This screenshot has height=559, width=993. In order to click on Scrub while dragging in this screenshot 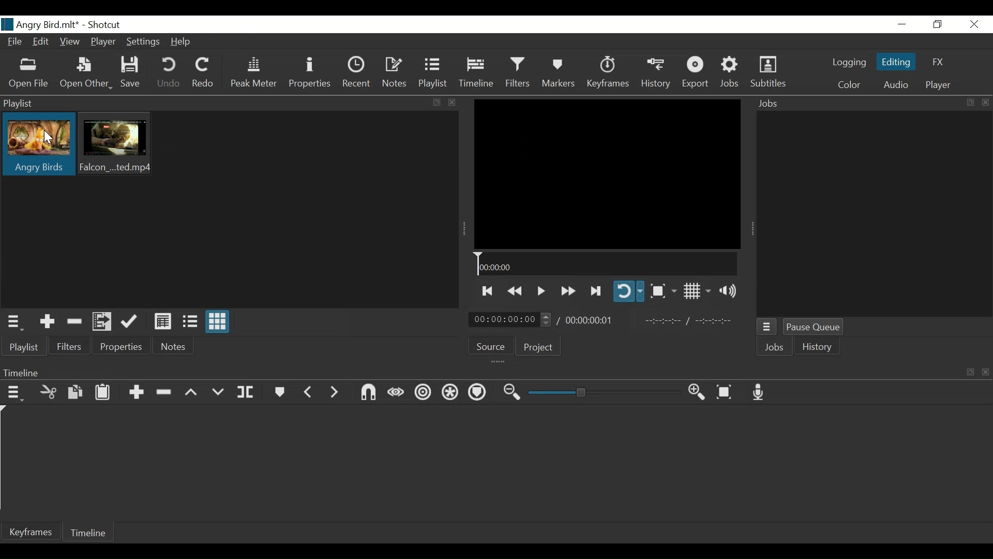, I will do `click(394, 392)`.